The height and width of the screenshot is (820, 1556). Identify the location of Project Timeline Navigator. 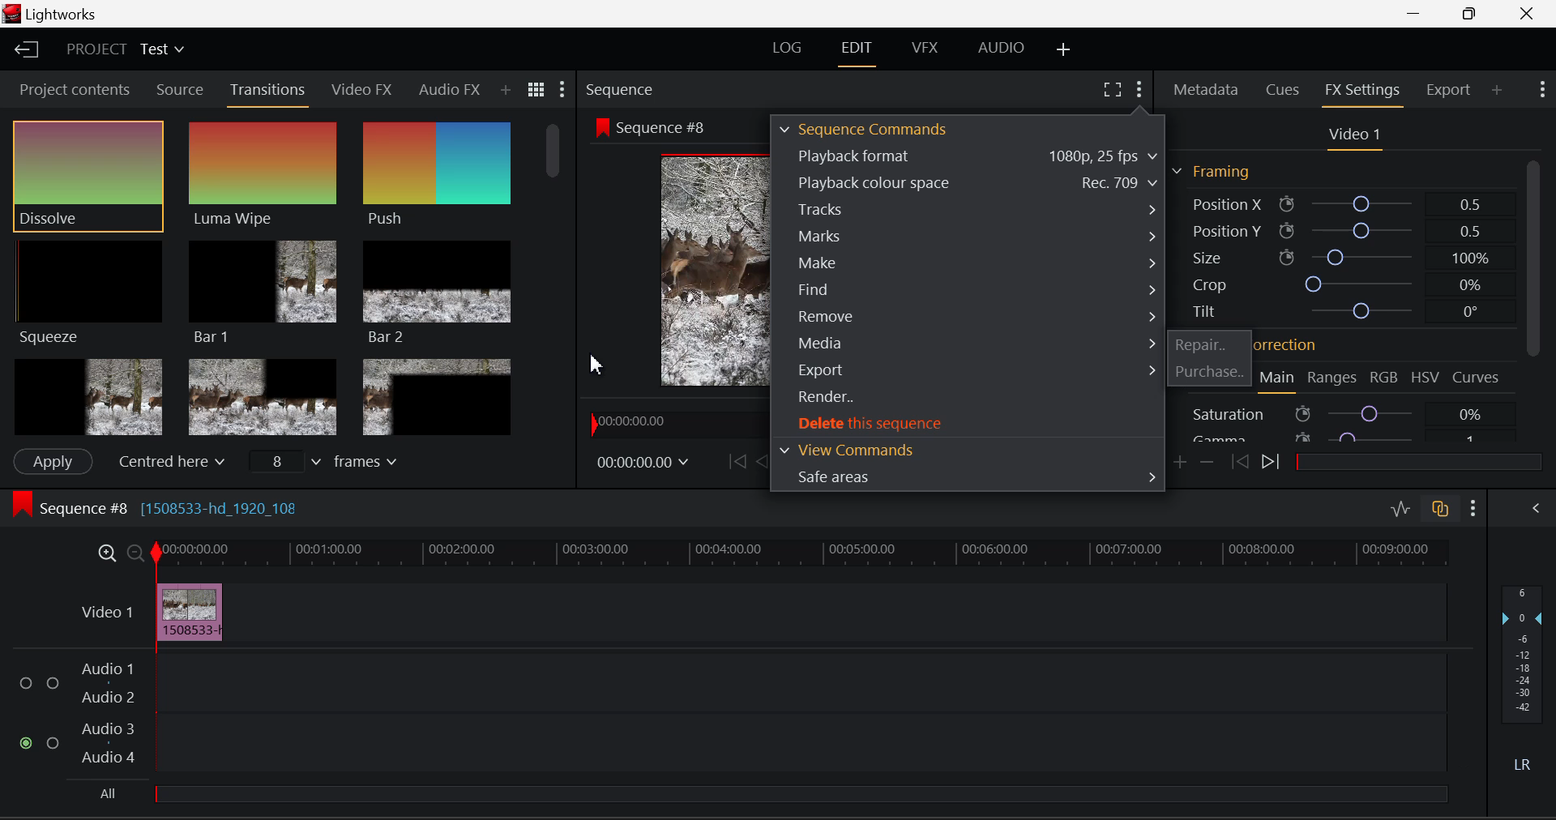
(672, 422).